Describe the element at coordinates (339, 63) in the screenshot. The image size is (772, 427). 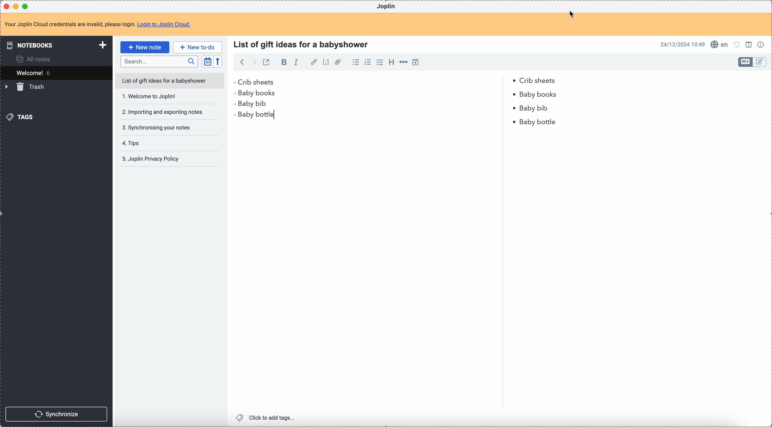
I see `attach file` at that location.